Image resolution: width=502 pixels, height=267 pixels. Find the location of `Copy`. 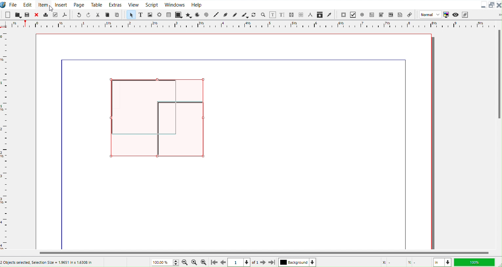

Copy is located at coordinates (108, 14).